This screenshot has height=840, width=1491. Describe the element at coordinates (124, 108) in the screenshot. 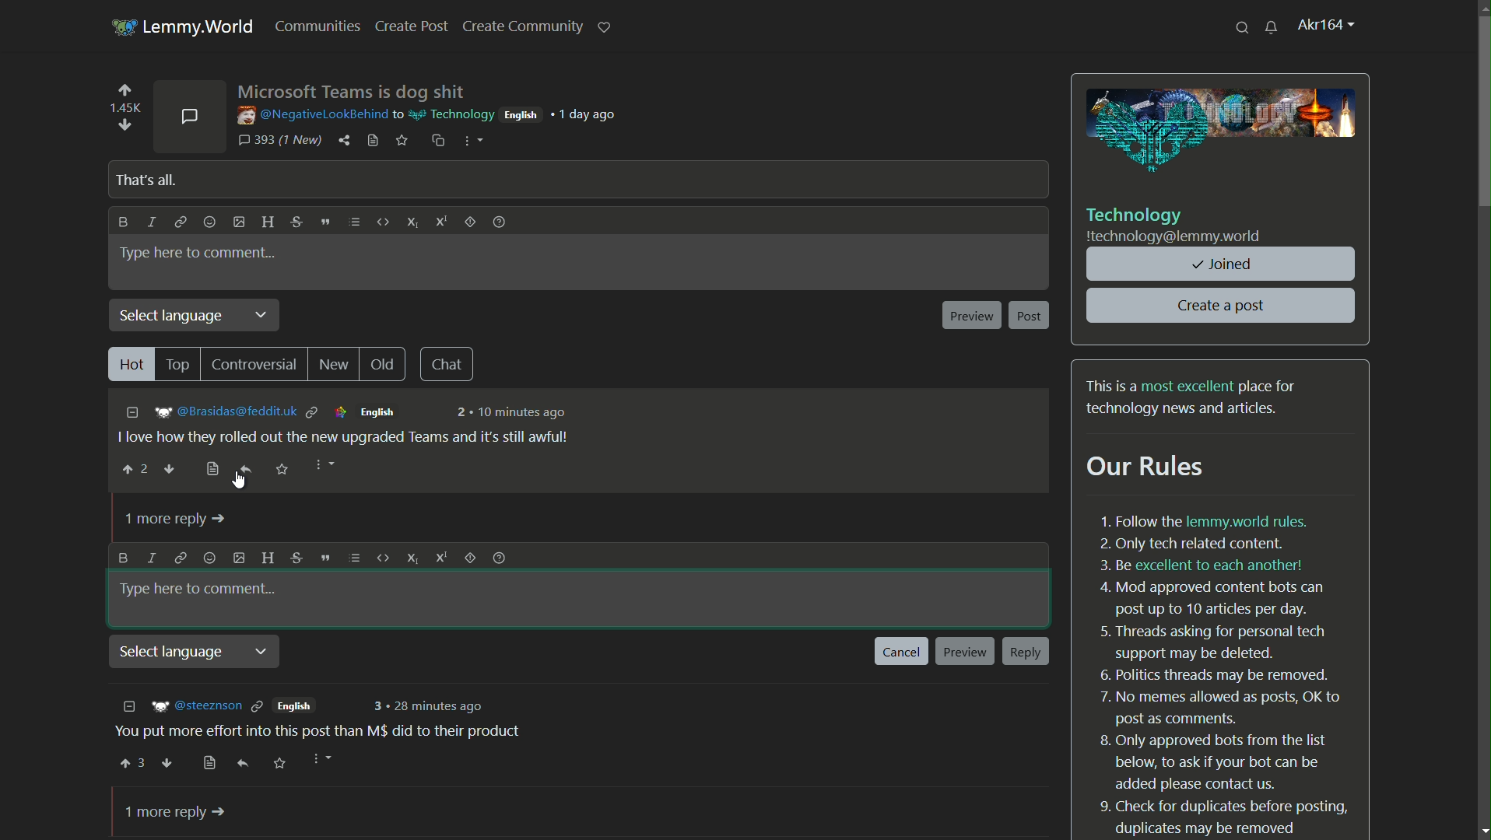

I see `number of votes` at that location.